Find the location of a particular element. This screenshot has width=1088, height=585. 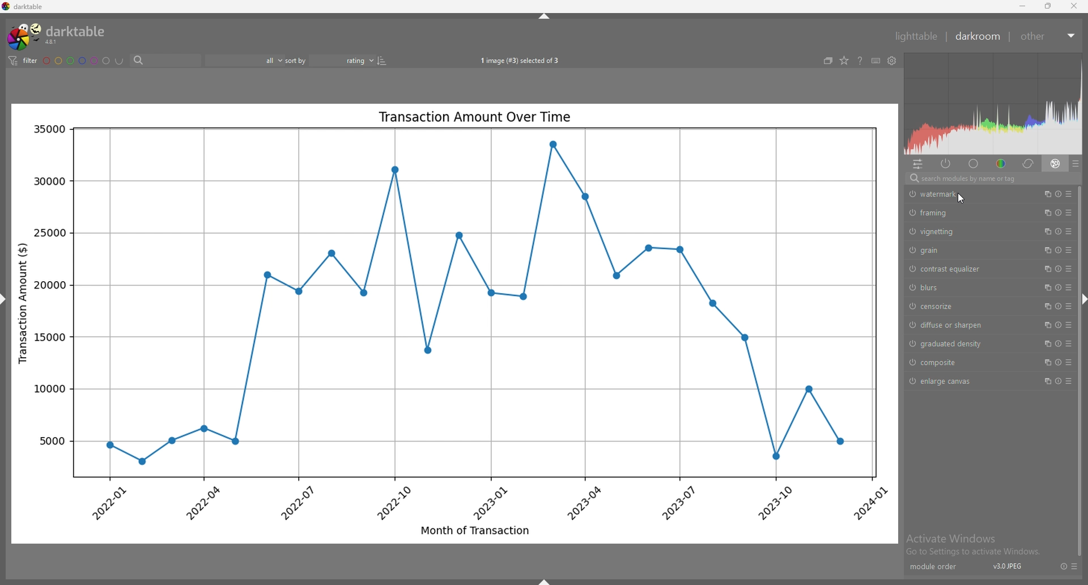

framing is located at coordinates (969, 211).